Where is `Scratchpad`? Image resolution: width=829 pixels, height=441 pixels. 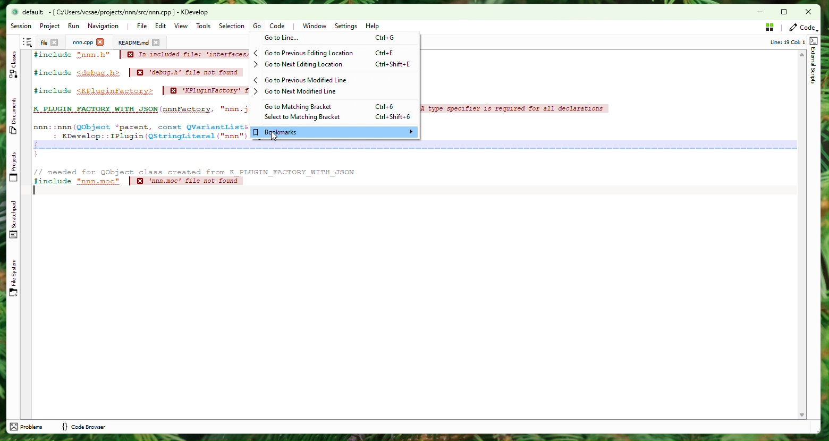
Scratchpad is located at coordinates (15, 220).